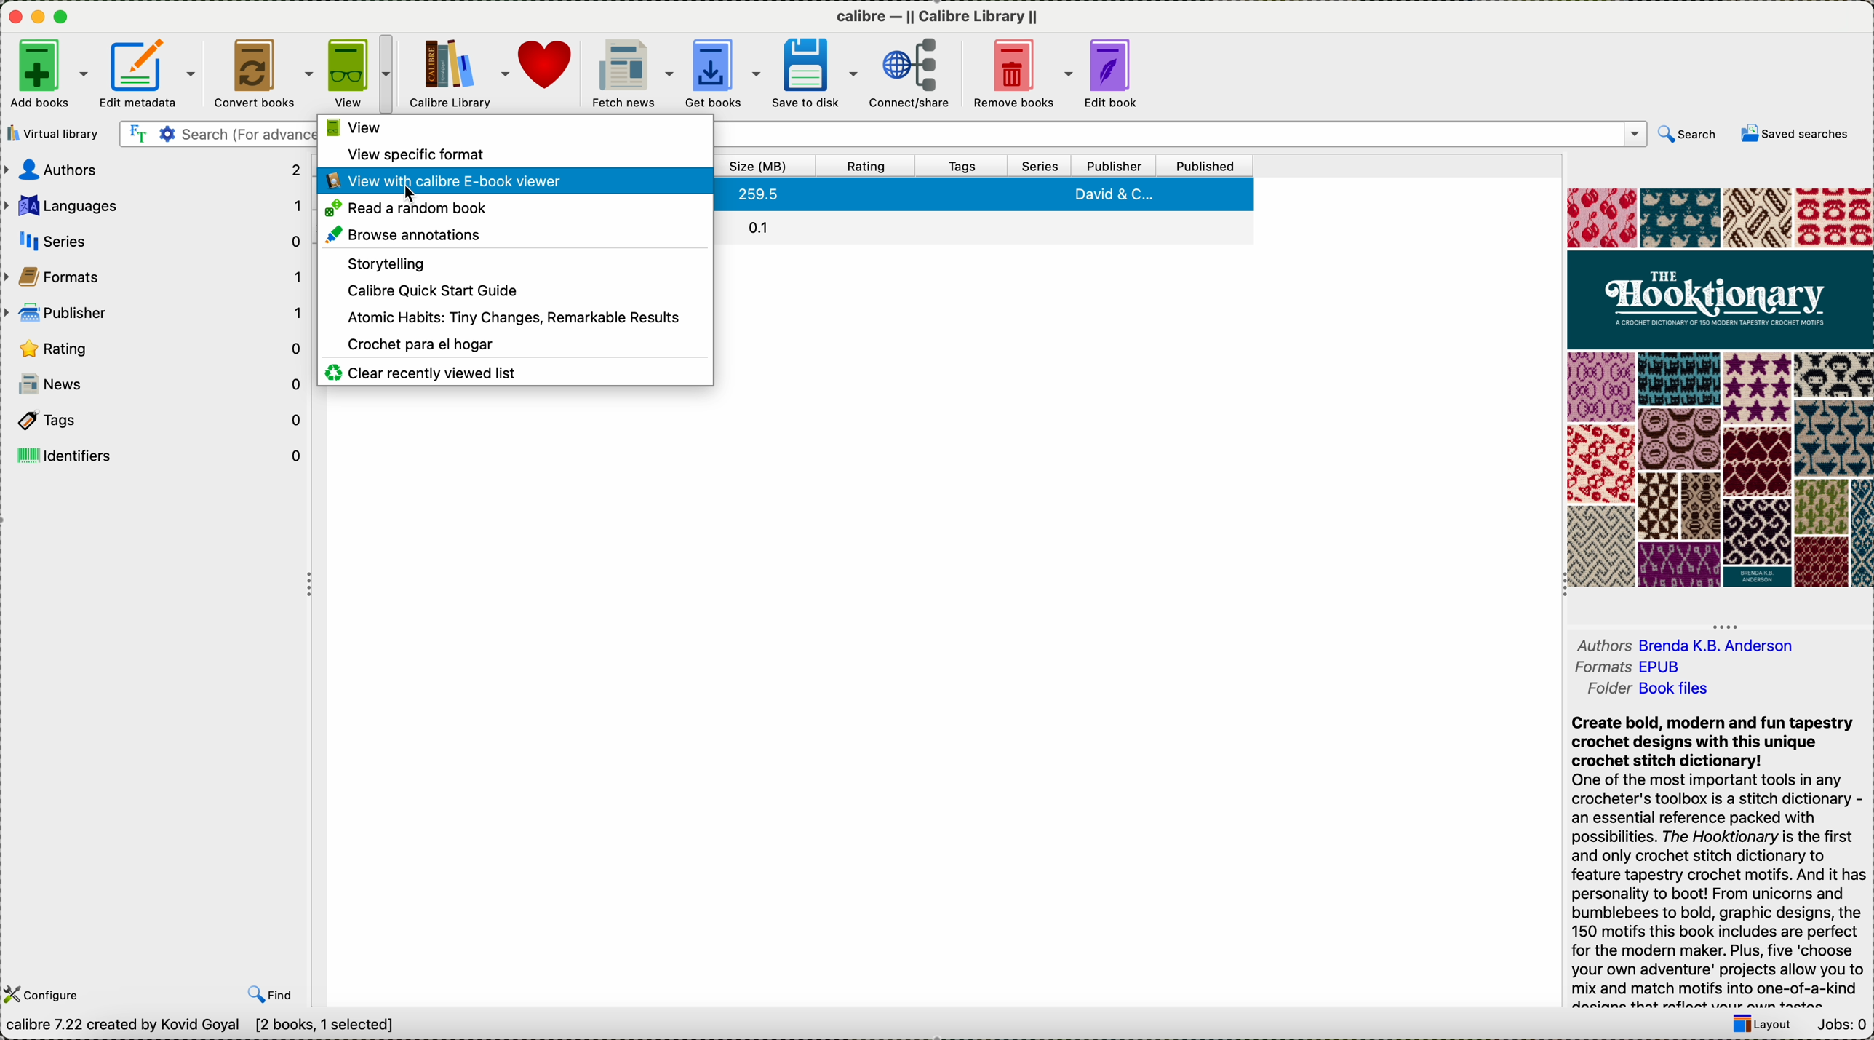 Image resolution: width=1874 pixels, height=1040 pixels. I want to click on data, so click(205, 1027).